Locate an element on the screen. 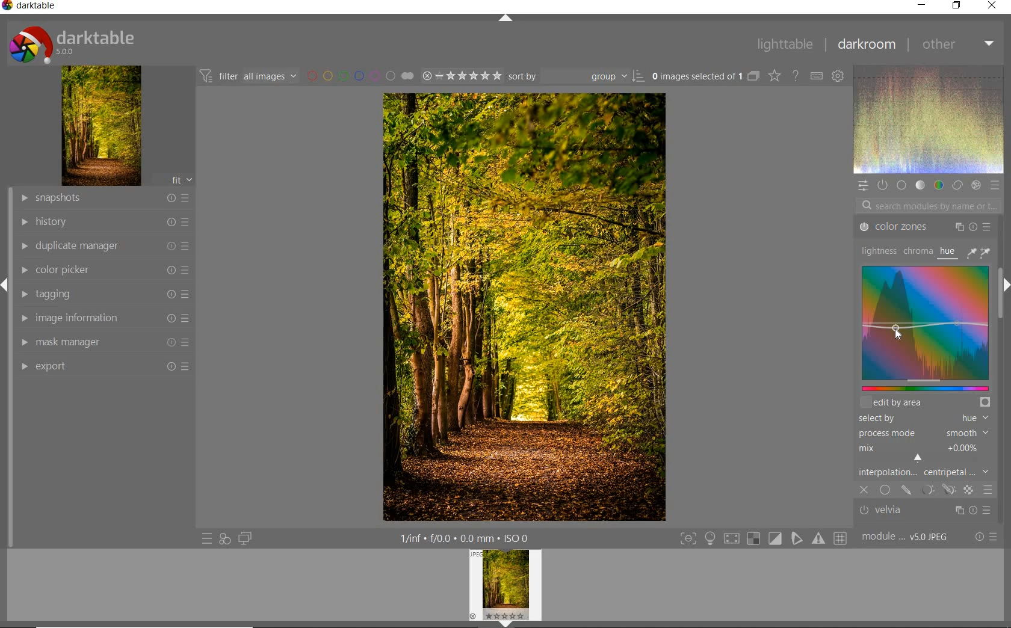 The image size is (1011, 628). SHOW GLOBAL PREFERENCE is located at coordinates (839, 75).